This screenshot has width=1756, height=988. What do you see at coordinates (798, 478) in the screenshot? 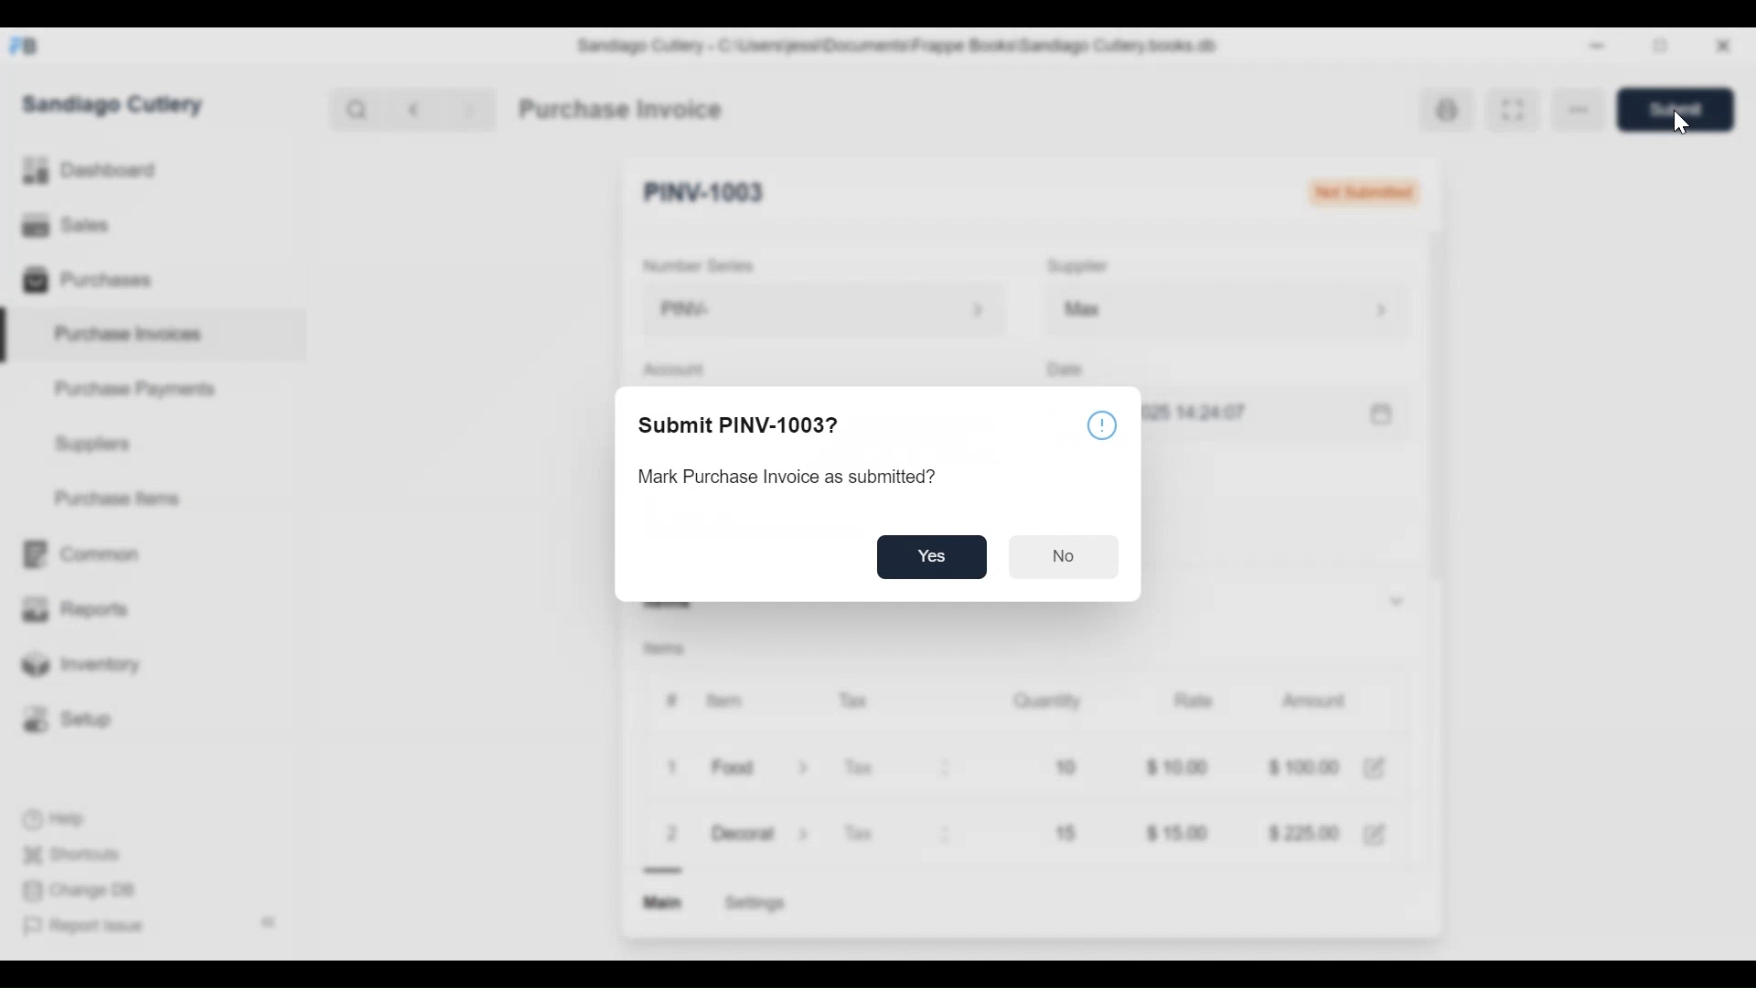
I see `Mark Purchase Invoice as submitted?` at bounding box center [798, 478].